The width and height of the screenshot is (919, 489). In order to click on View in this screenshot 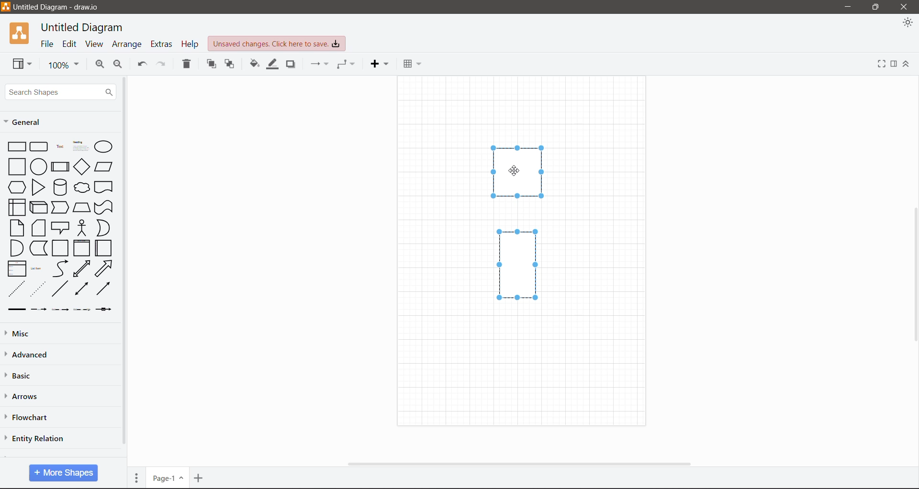, I will do `click(94, 44)`.